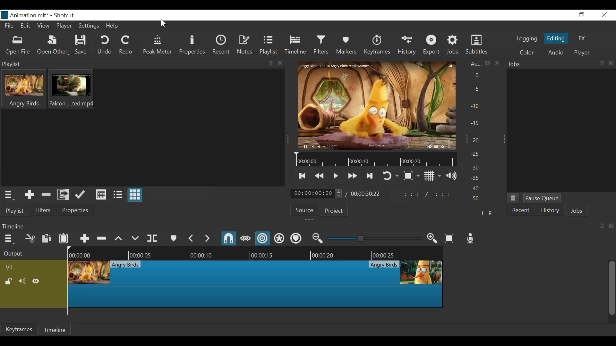  What do you see at coordinates (370, 177) in the screenshot?
I see `Skip to the next point` at bounding box center [370, 177].